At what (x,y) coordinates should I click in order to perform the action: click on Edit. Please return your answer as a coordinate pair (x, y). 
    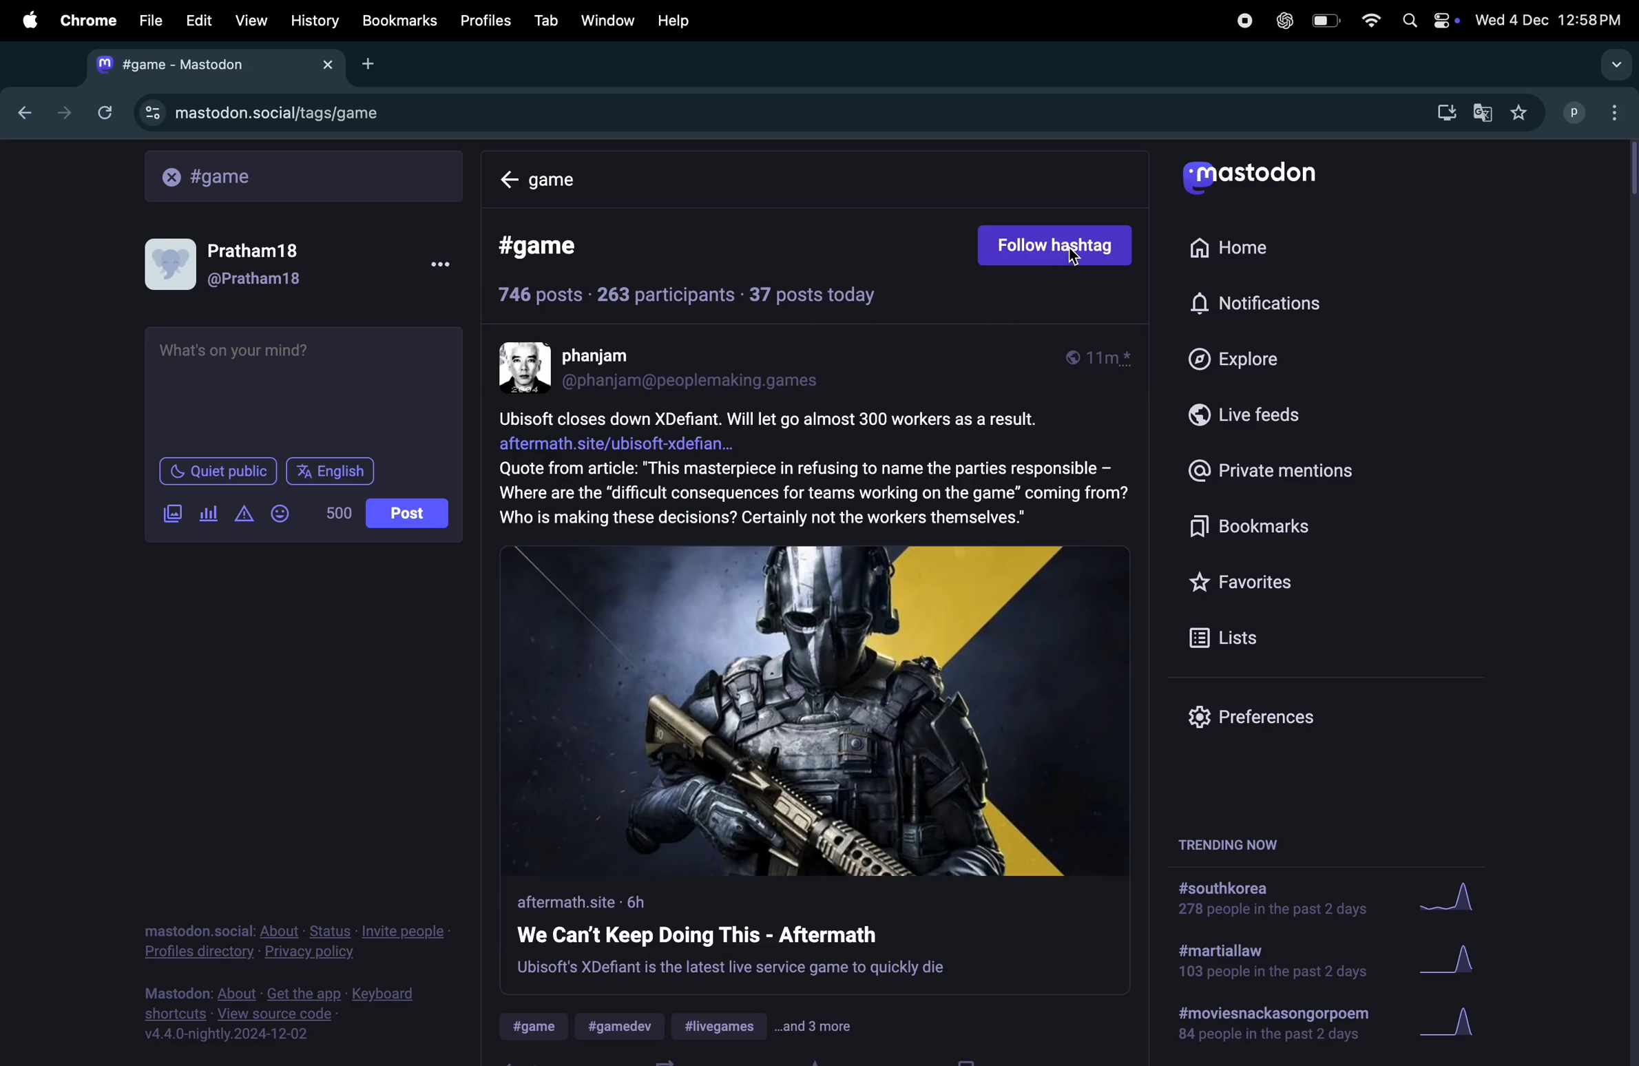
    Looking at the image, I should click on (200, 17).